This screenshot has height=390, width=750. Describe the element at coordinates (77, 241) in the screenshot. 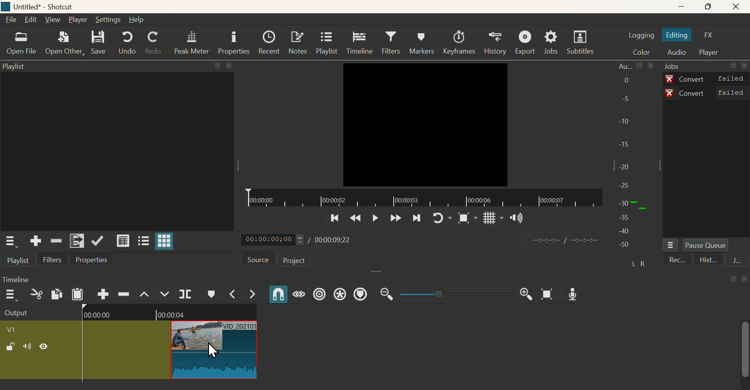

I see `Add to Playlist` at that location.